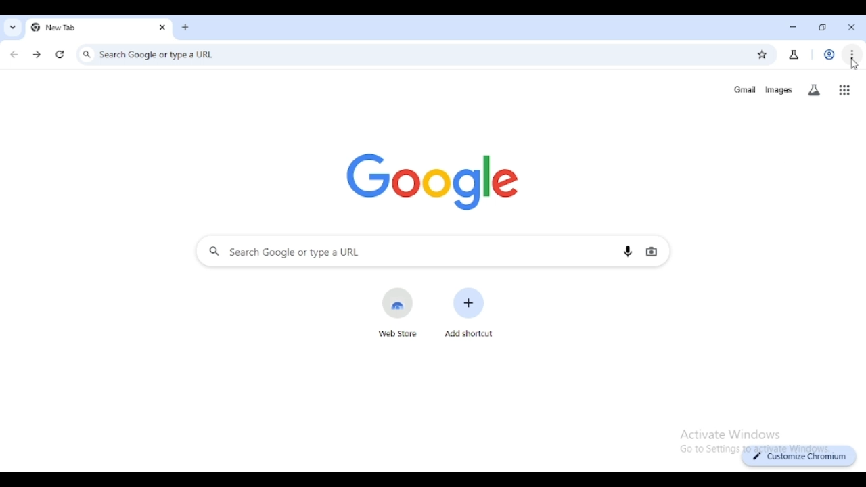 The height and width of the screenshot is (487, 866). What do you see at coordinates (85, 27) in the screenshot?
I see `new tab` at bounding box center [85, 27].